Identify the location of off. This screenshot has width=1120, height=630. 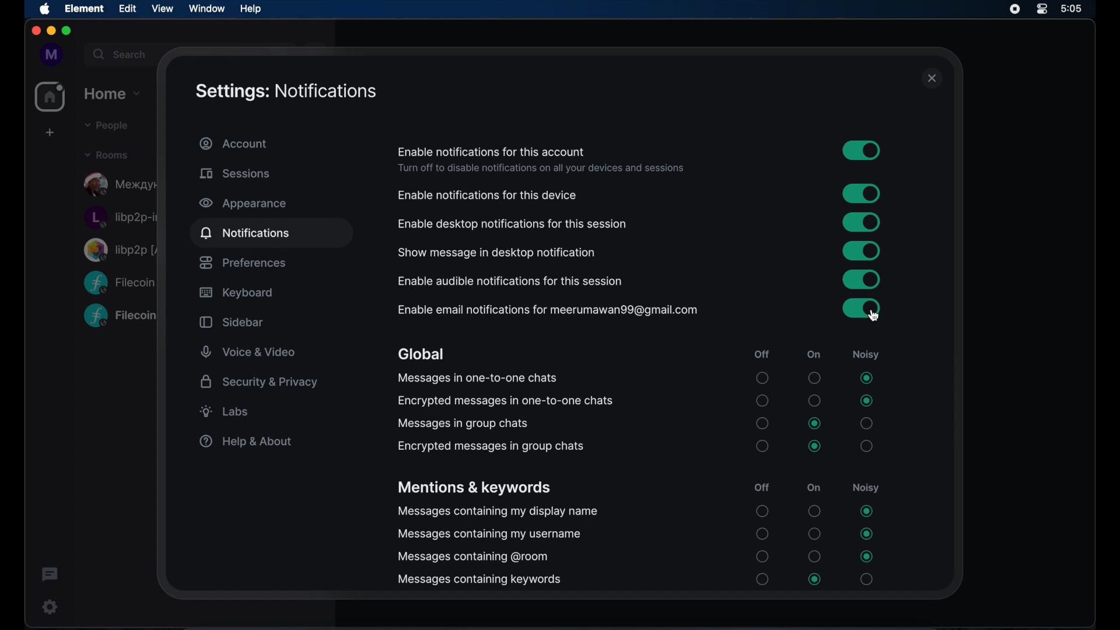
(761, 355).